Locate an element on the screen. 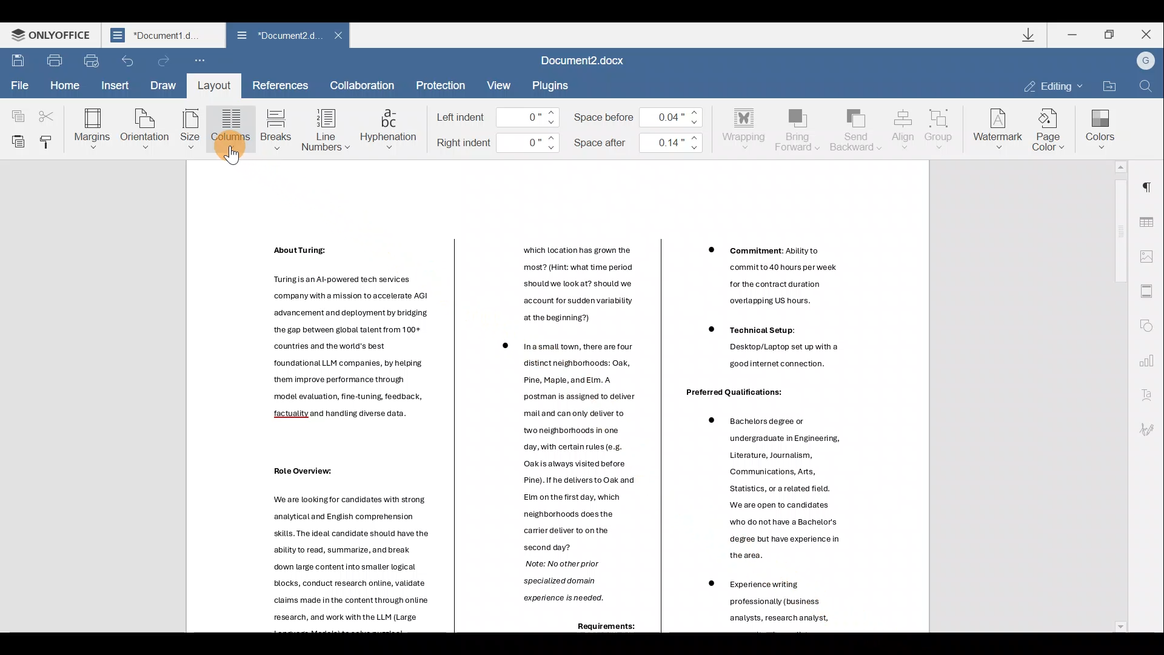   is located at coordinates (767, 601).